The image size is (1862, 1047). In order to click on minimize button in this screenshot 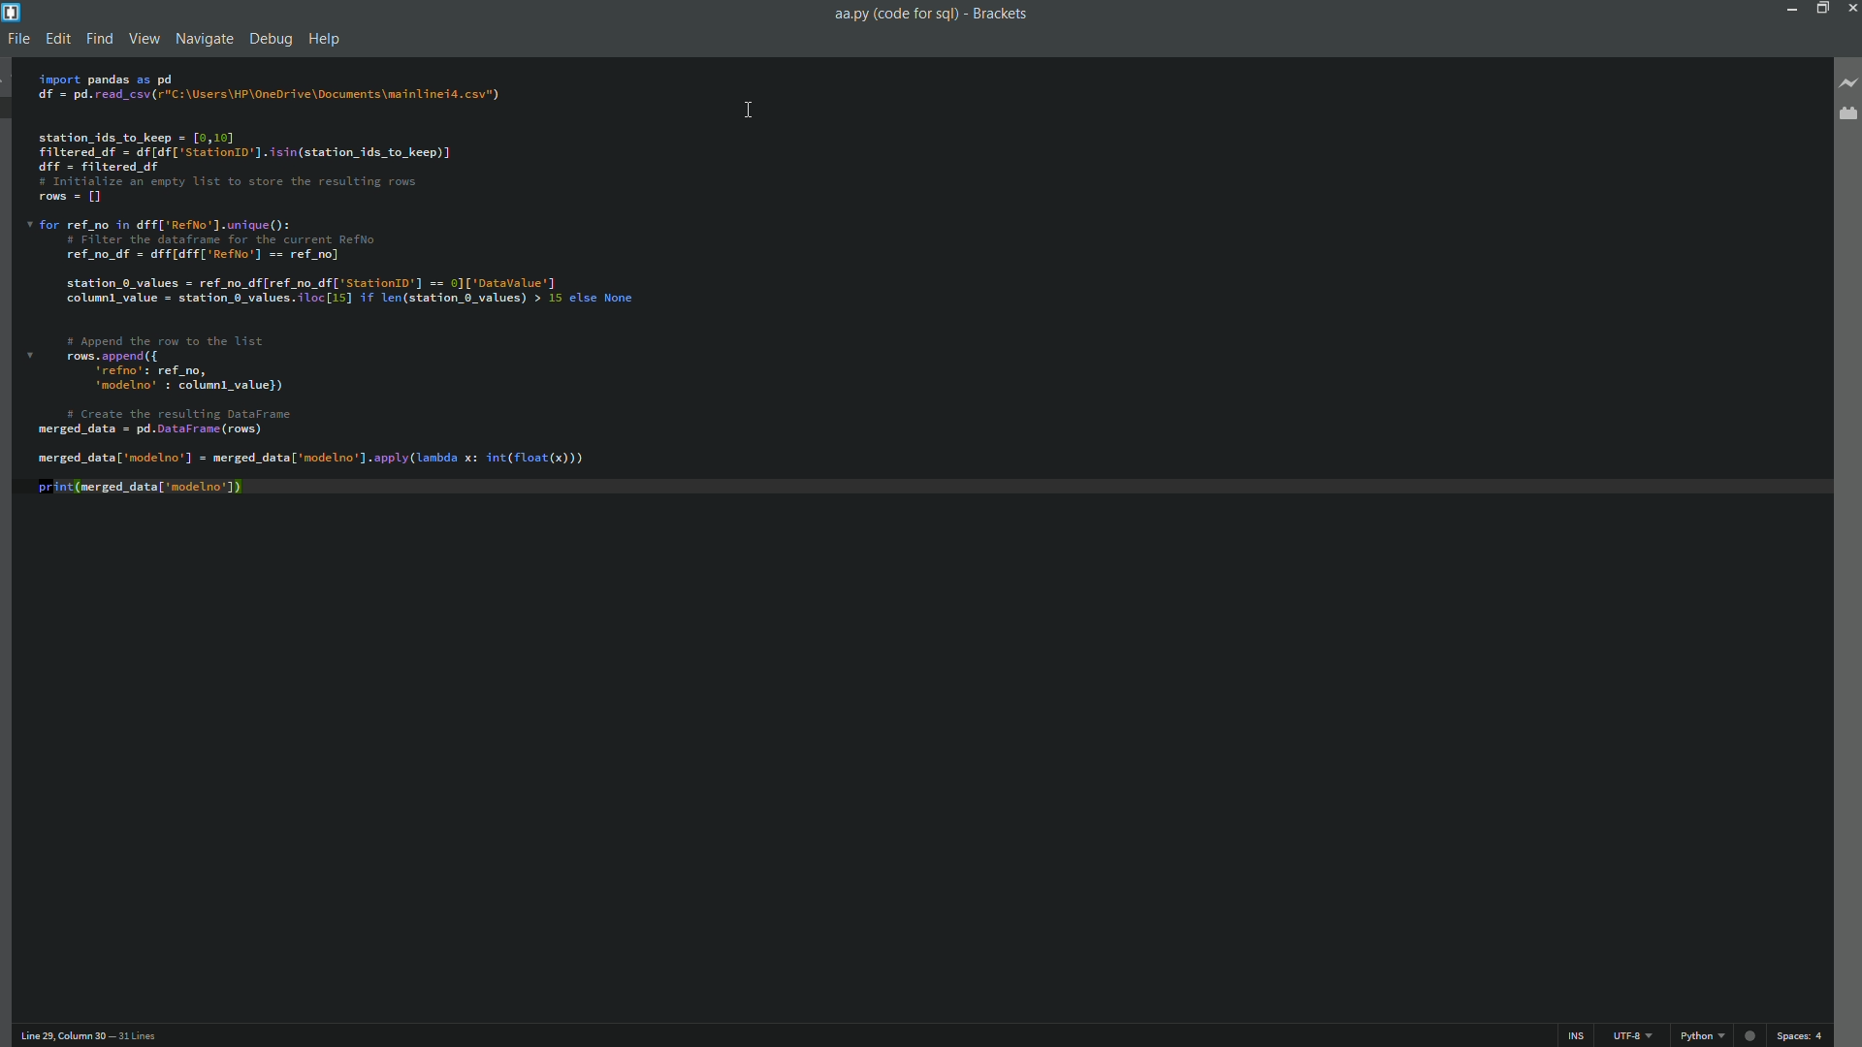, I will do `click(1793, 11)`.